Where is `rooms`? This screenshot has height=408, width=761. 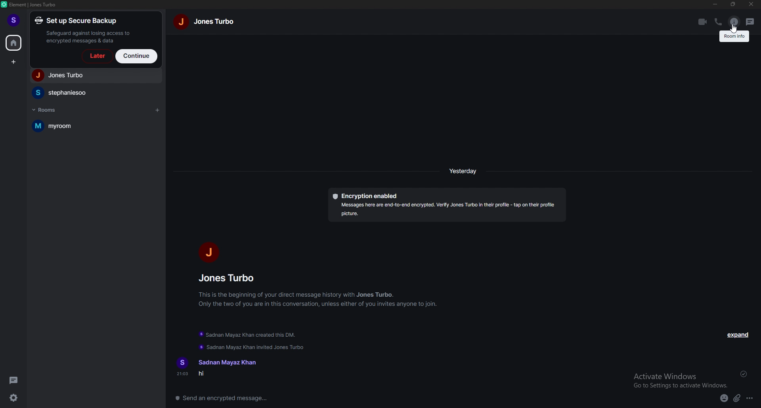
rooms is located at coordinates (48, 109).